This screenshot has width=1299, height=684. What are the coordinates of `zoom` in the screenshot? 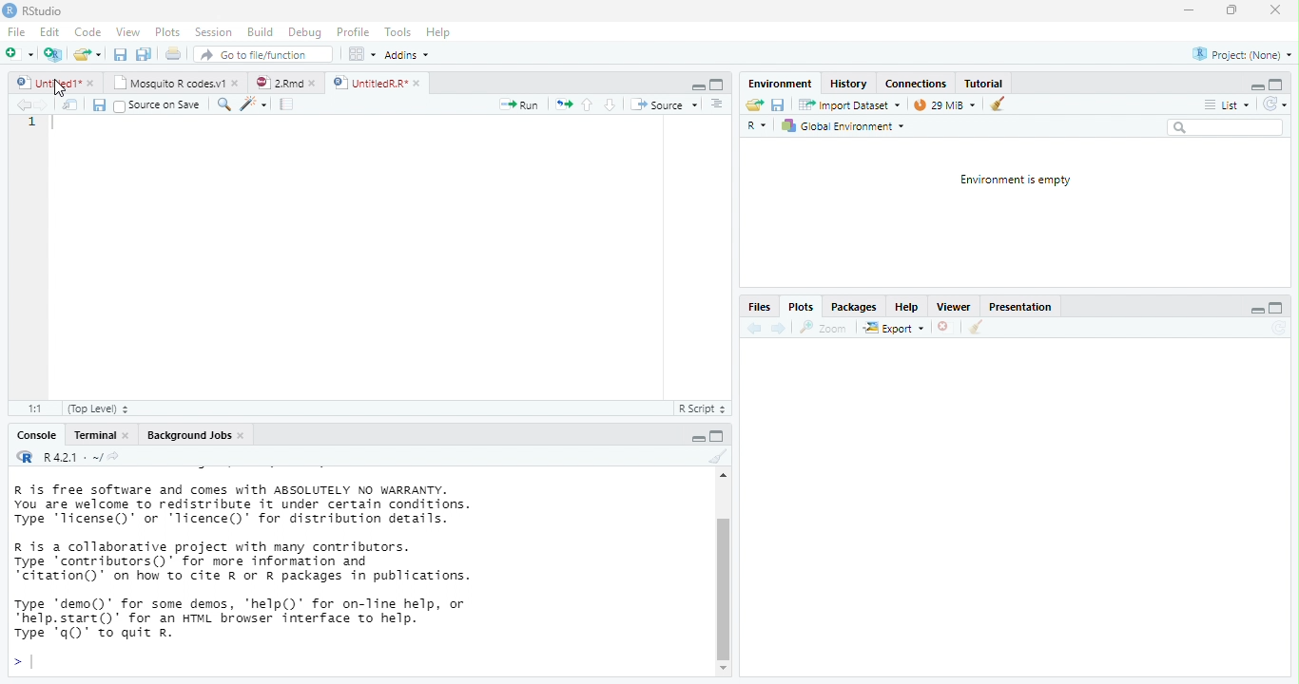 It's located at (826, 328).